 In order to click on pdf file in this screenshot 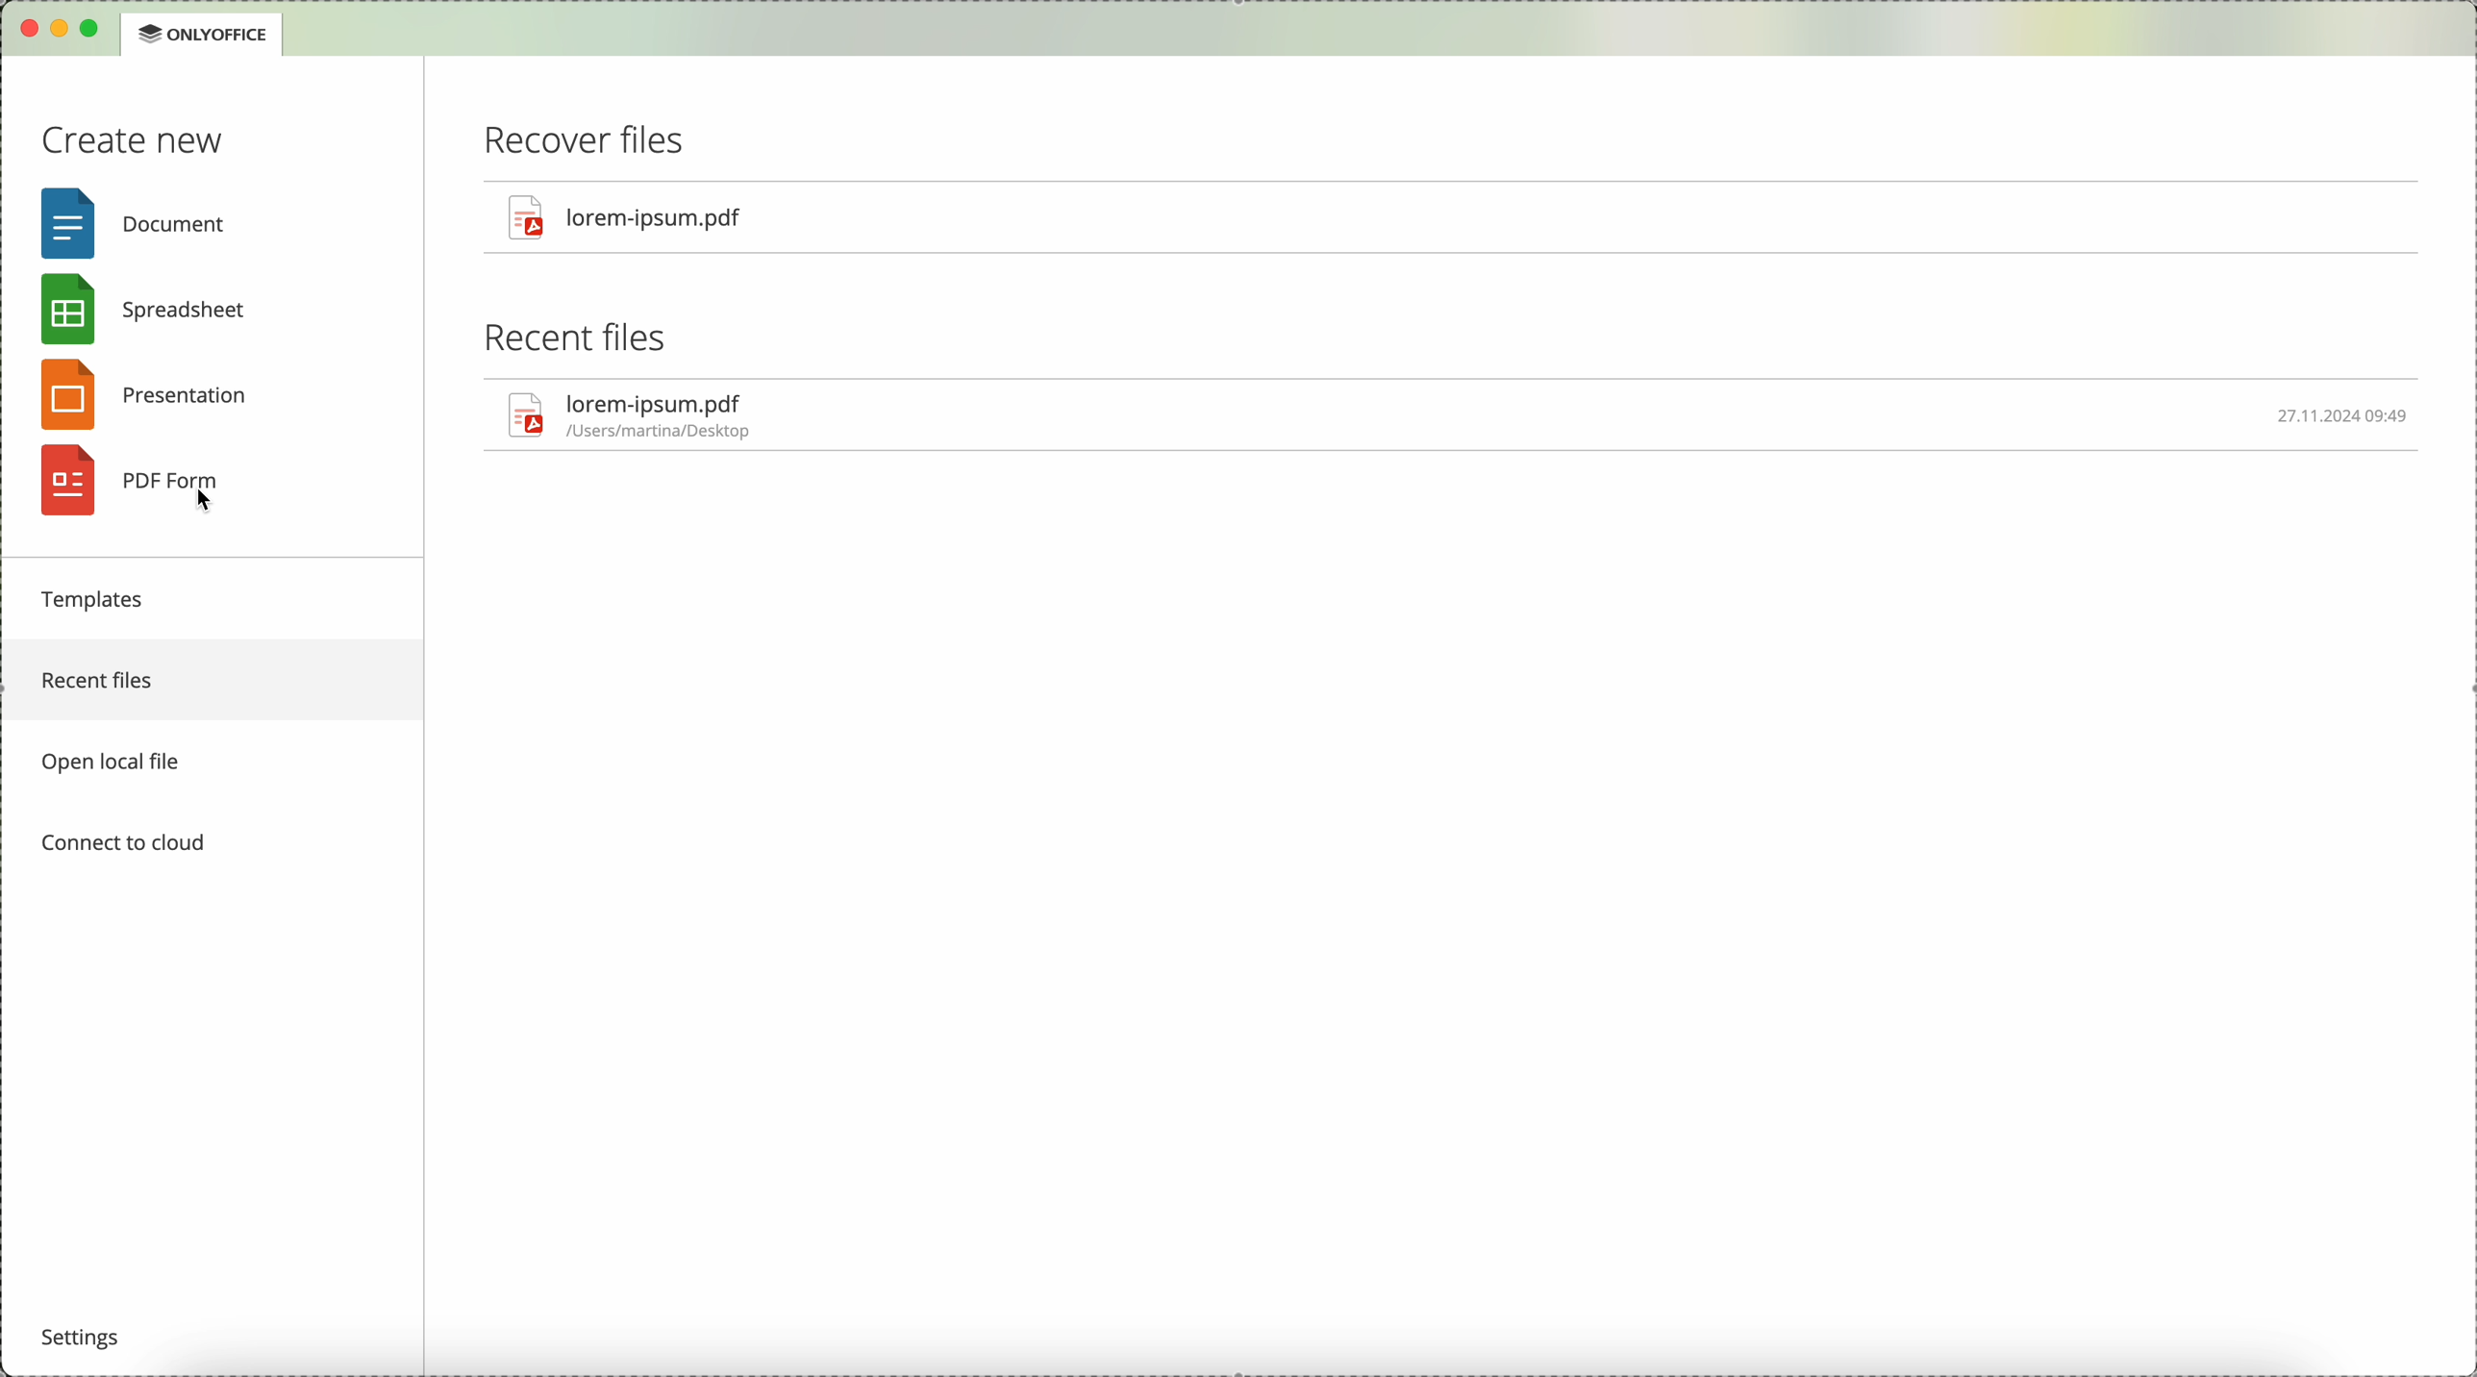, I will do `click(627, 215)`.